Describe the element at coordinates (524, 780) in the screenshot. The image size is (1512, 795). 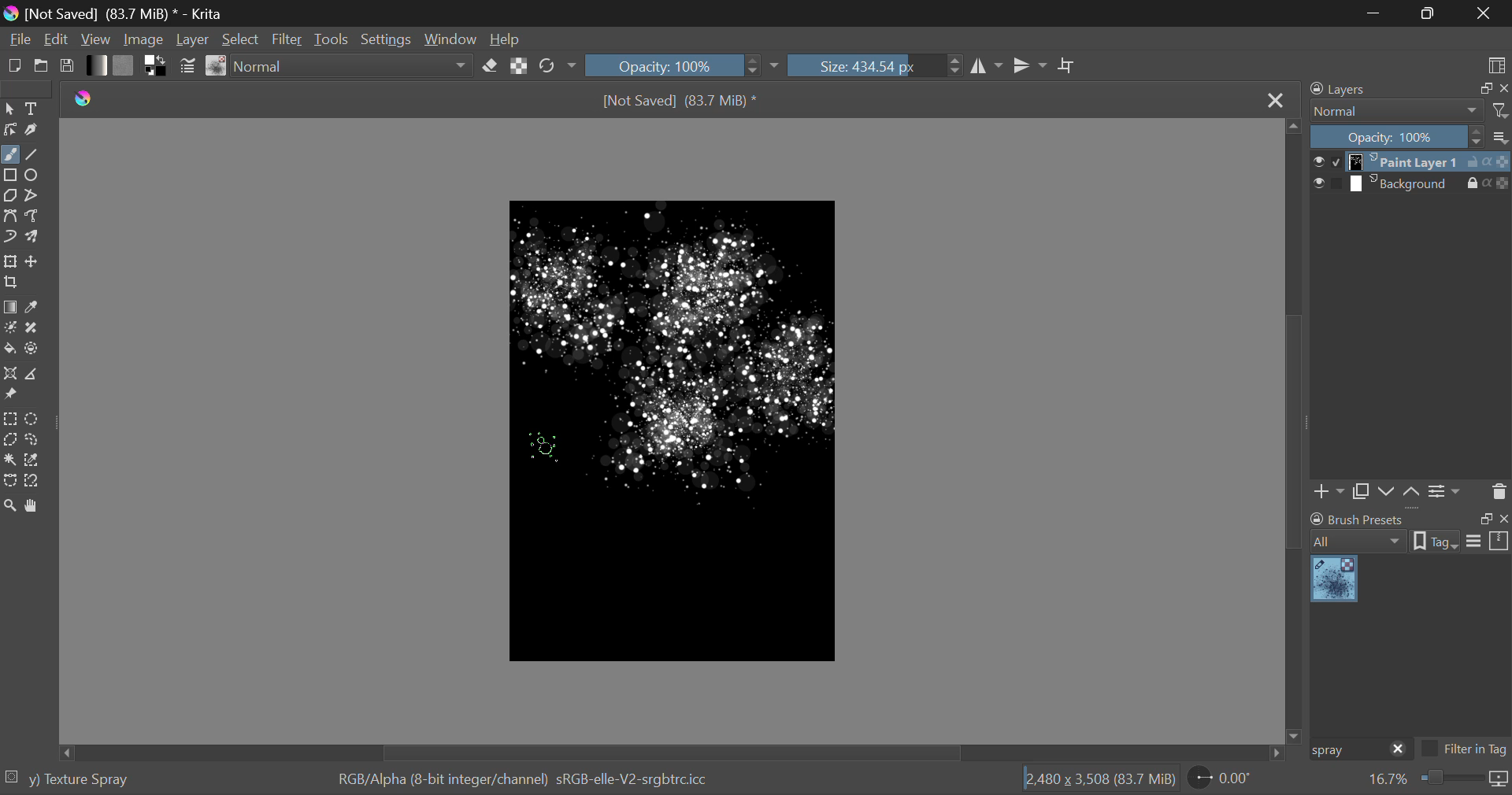
I see `RGB/Alpha (8-bit integer/channel) sRGB-elle-V2-srgbtrcicc` at that location.